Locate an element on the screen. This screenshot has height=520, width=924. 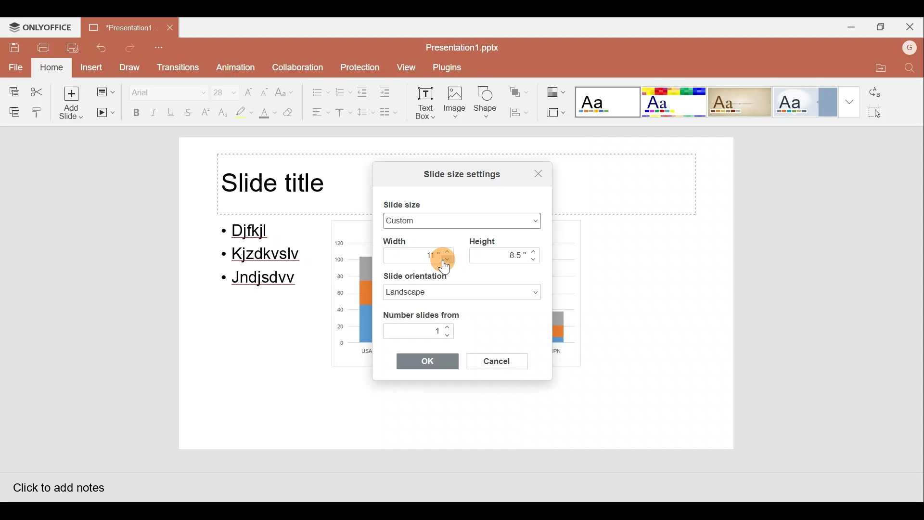
Fill colour is located at coordinates (266, 115).